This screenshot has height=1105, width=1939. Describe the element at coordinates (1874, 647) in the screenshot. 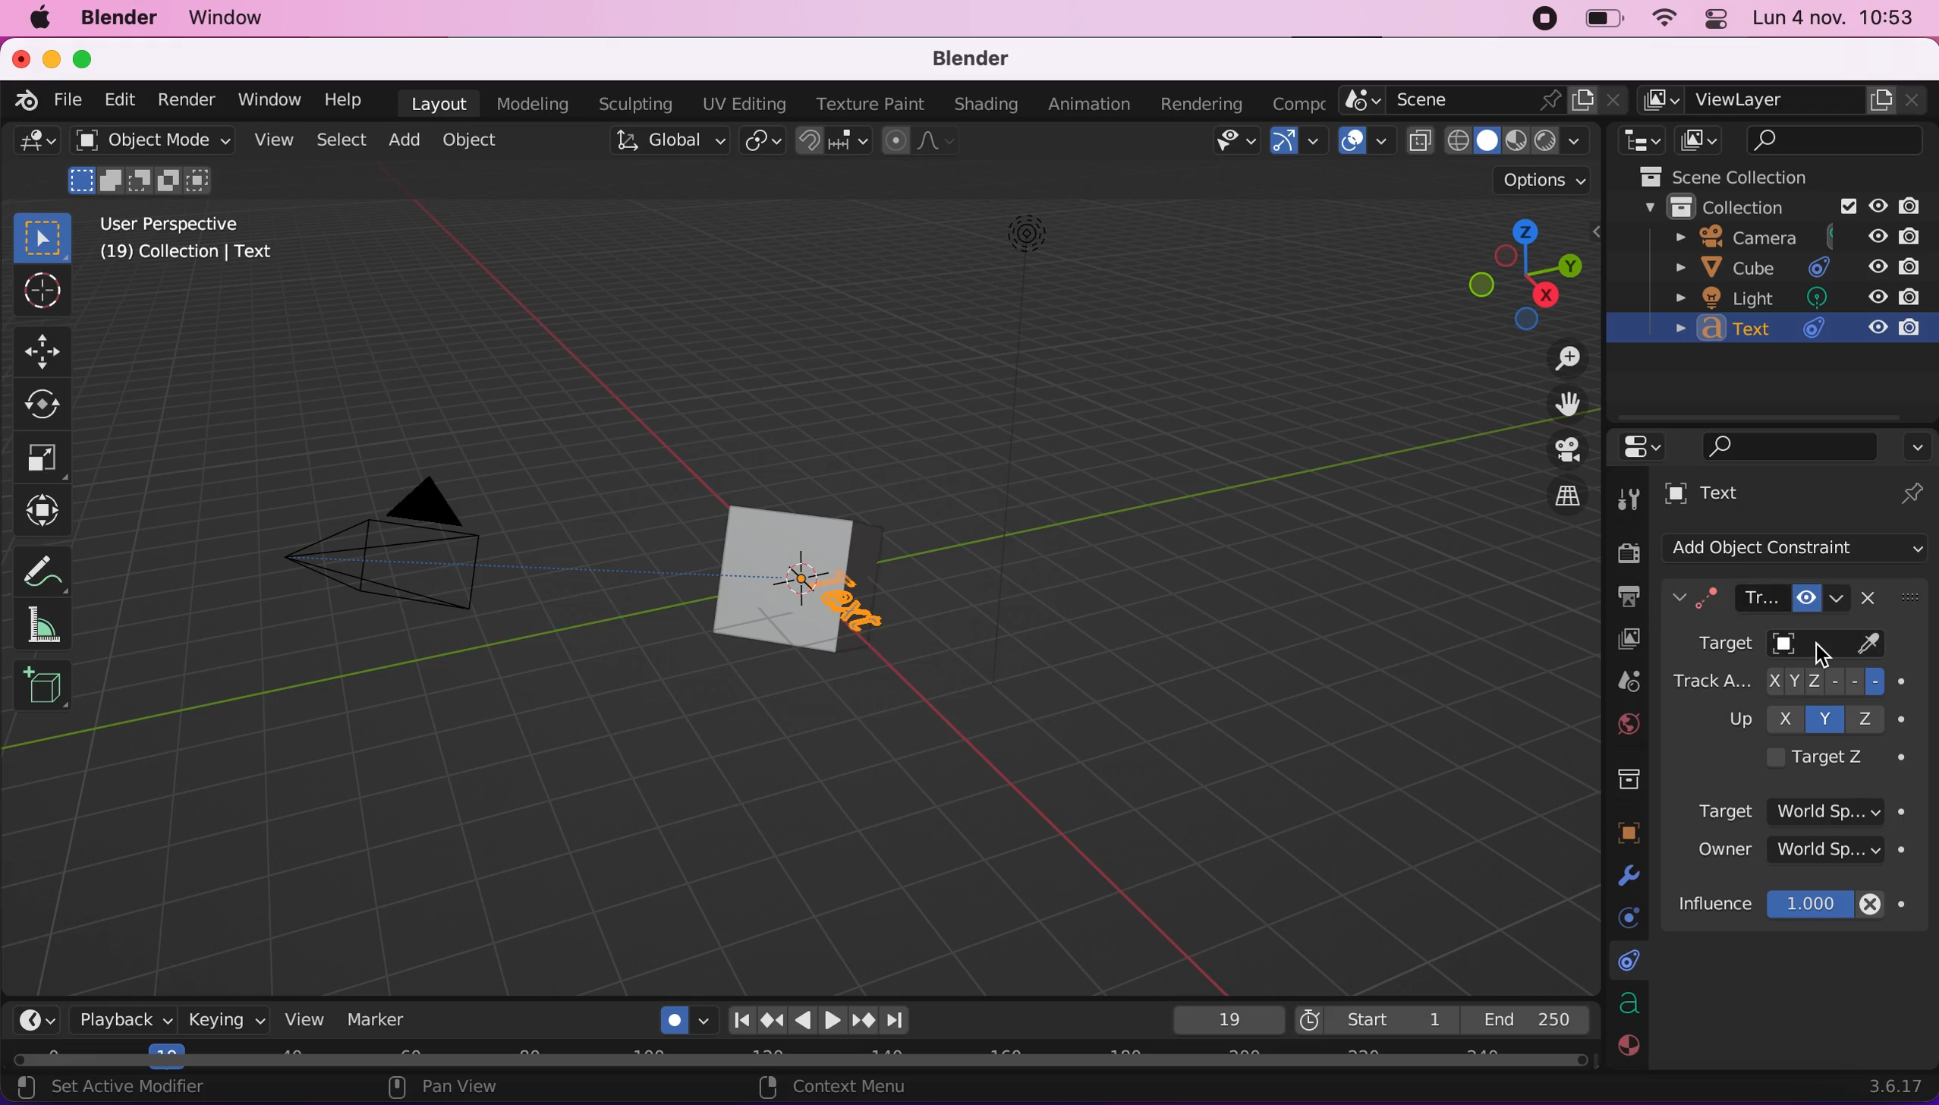

I see `paintbrush` at that location.